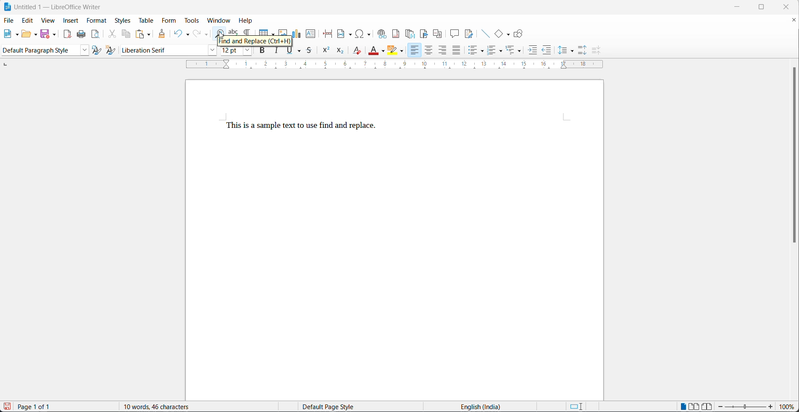  What do you see at coordinates (300, 52) in the screenshot?
I see `underline options` at bounding box center [300, 52].